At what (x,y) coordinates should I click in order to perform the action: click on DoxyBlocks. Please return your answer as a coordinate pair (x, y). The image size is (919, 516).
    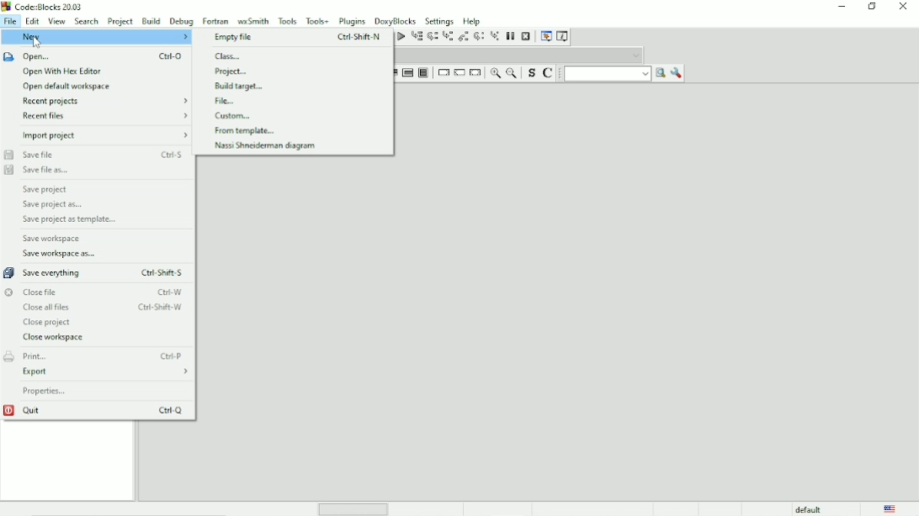
    Looking at the image, I should click on (396, 20).